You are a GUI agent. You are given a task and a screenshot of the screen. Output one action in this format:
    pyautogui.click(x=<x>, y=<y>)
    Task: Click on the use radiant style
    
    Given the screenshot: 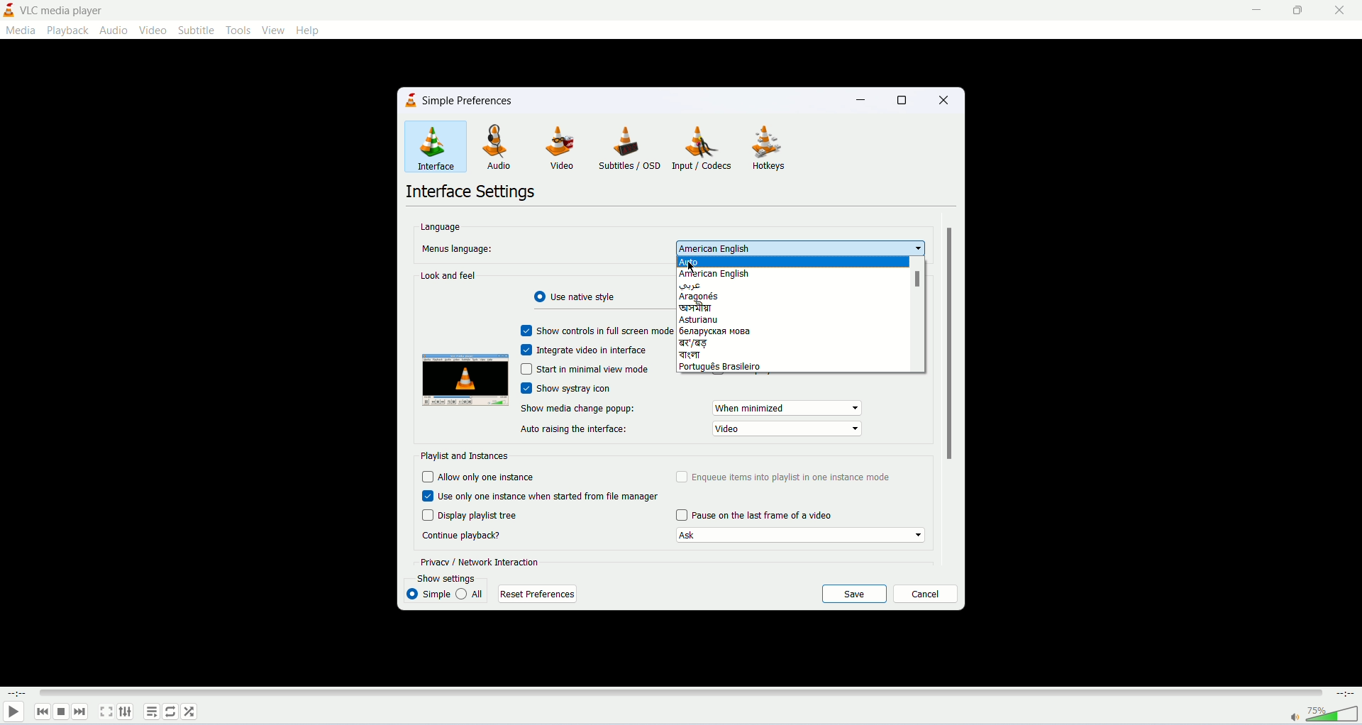 What is the action you would take?
    pyautogui.click(x=578, y=297)
    